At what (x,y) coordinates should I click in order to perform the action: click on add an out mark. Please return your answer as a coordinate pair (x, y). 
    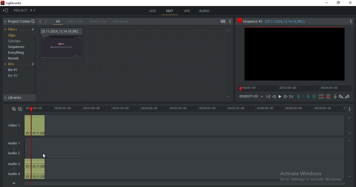
    Looking at the image, I should click on (308, 97).